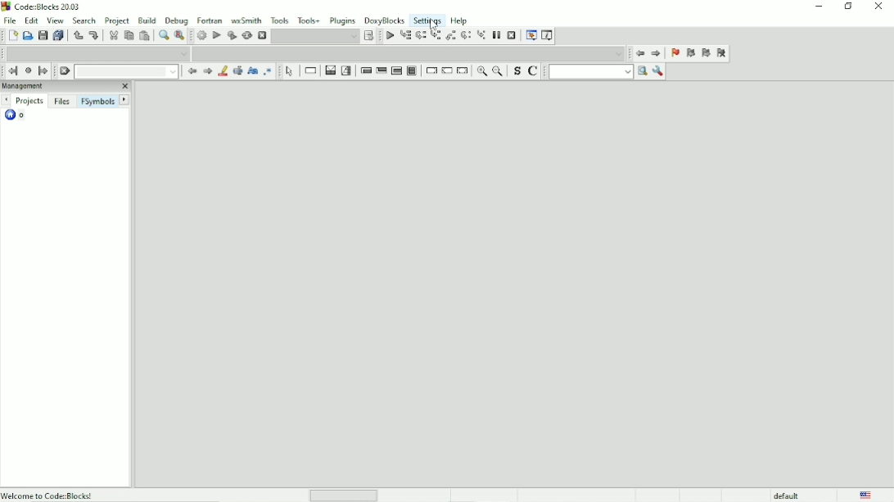  Describe the element at coordinates (6, 100) in the screenshot. I see `Prev` at that location.